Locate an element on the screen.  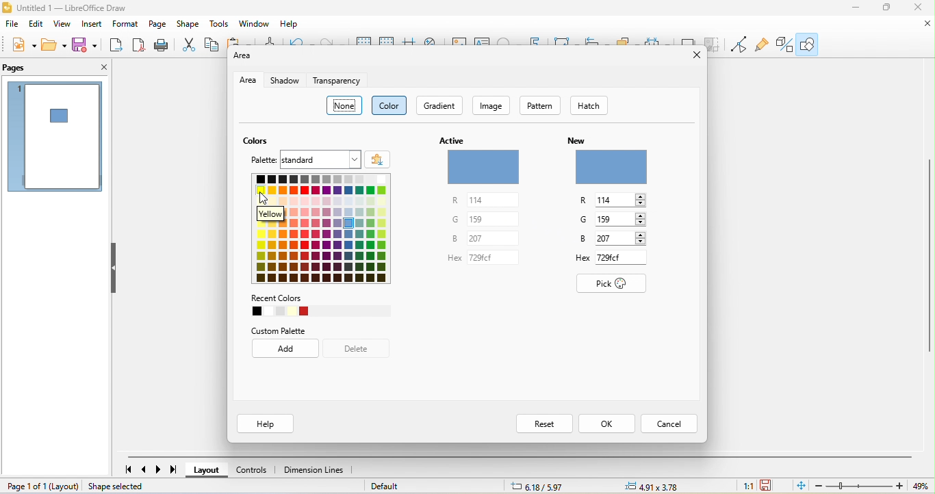
toggle point edit mode is located at coordinates (740, 46).